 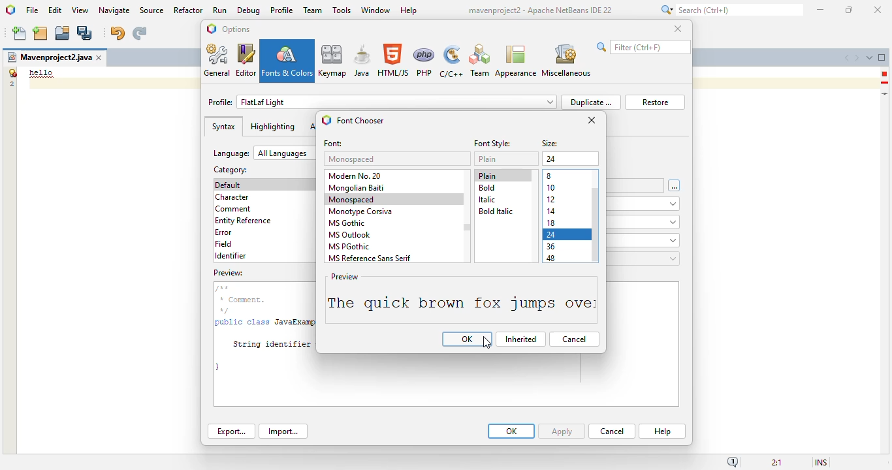 What do you see at coordinates (42, 72) in the screenshot?
I see `demo text` at bounding box center [42, 72].